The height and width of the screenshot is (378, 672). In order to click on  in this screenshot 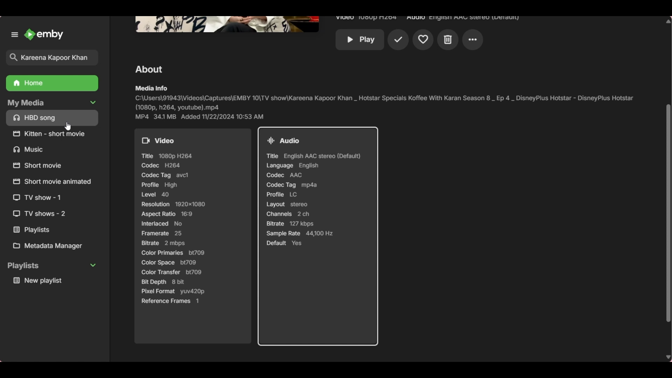, I will do `click(476, 40)`.